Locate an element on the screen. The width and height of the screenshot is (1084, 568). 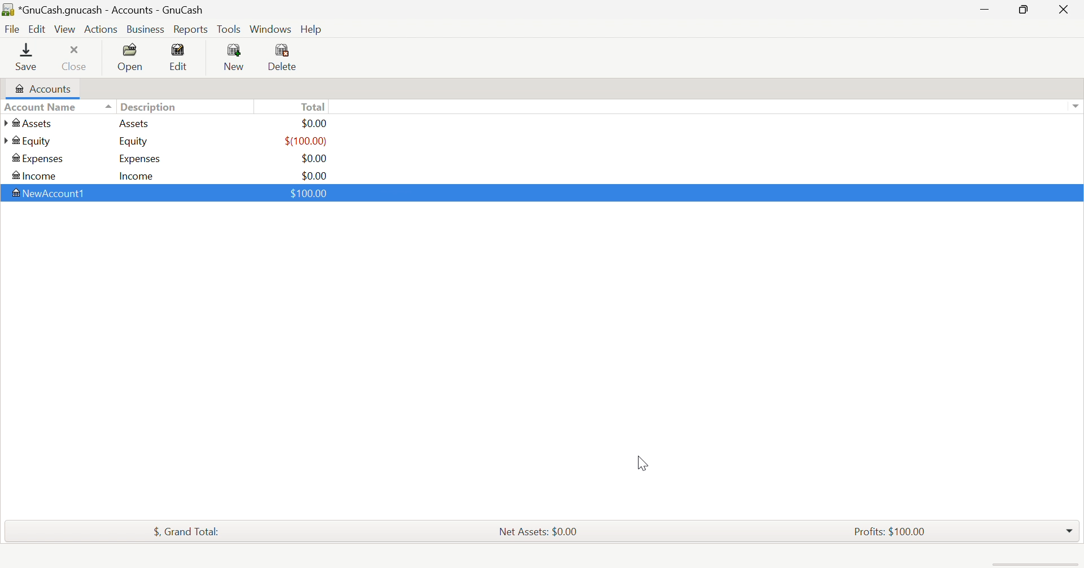
$0.00 is located at coordinates (314, 174).